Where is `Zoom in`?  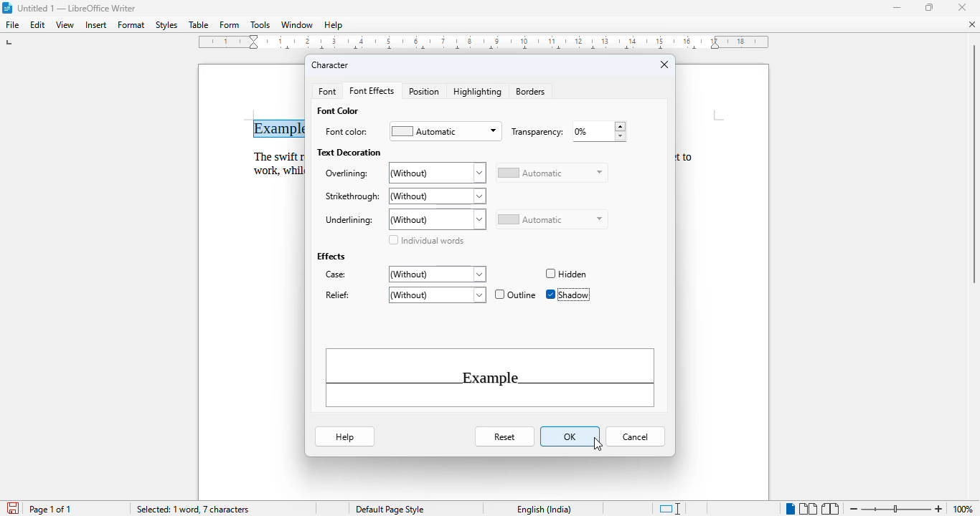 Zoom in is located at coordinates (940, 507).